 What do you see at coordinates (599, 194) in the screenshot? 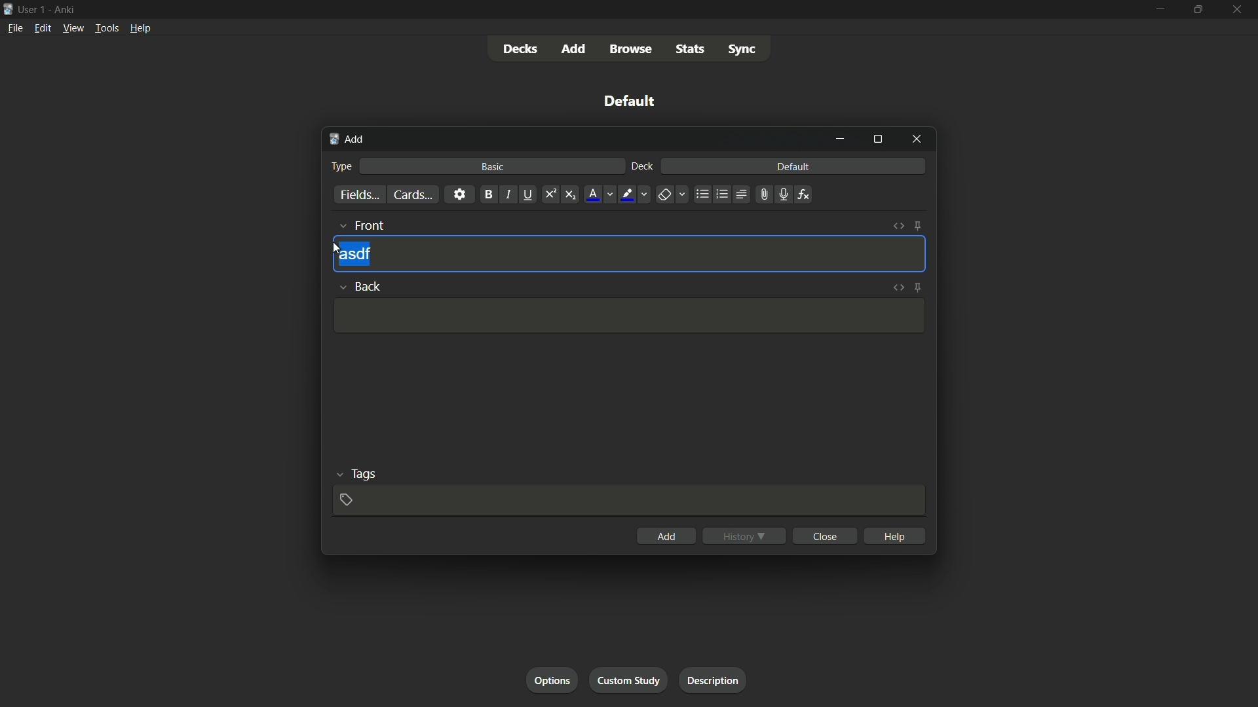
I see `font color` at bounding box center [599, 194].